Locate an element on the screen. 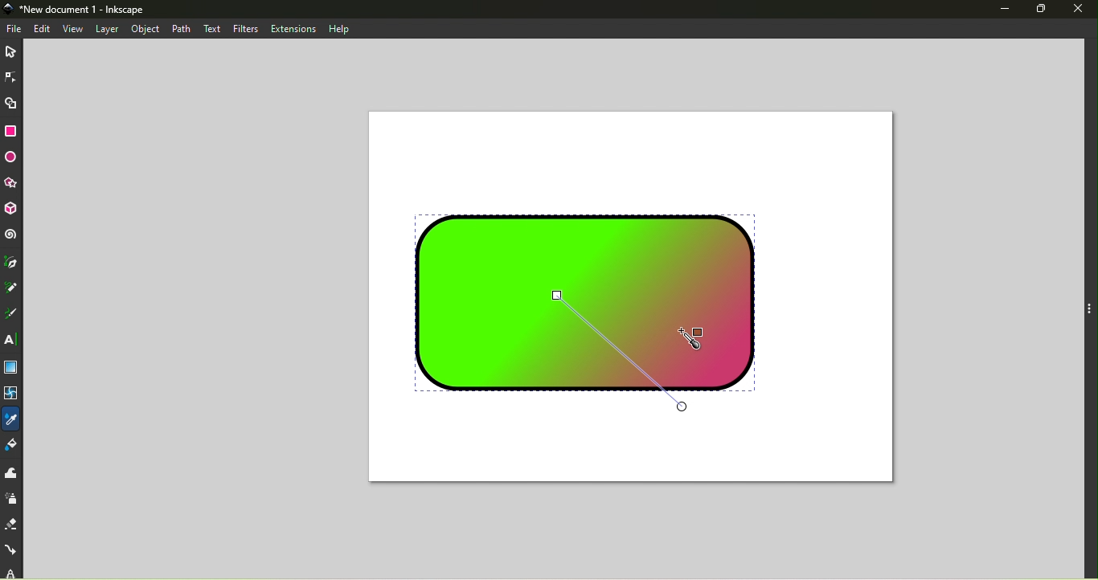  Gradient is located at coordinates (10, 368).